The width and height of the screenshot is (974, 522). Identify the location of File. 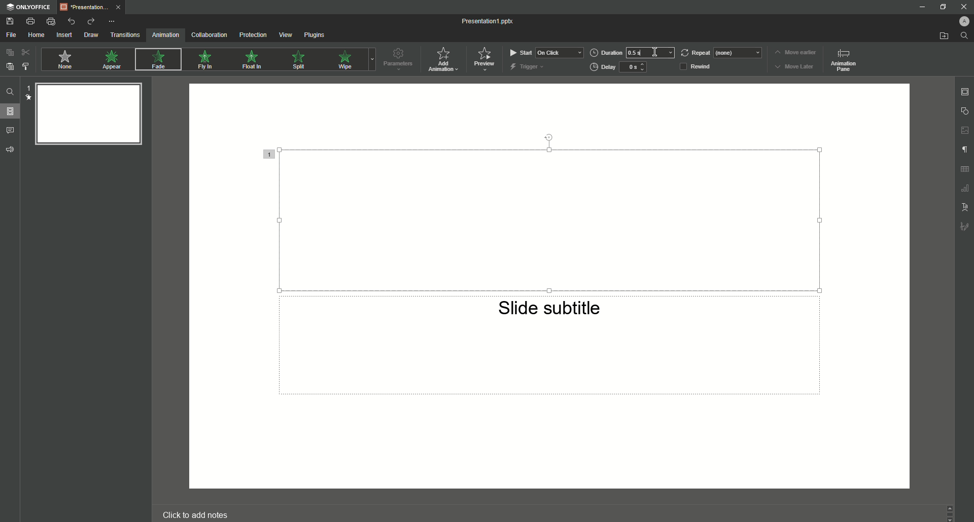
(12, 35).